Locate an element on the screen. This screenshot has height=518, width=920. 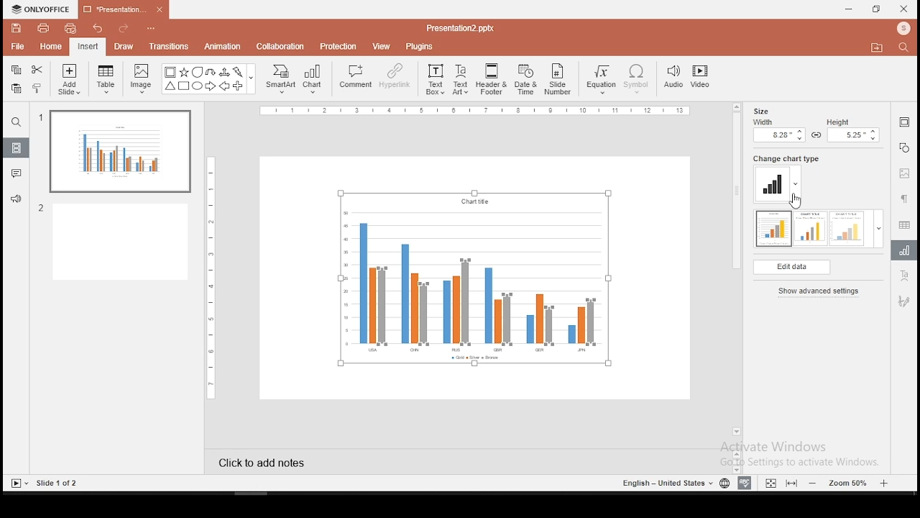
home is located at coordinates (52, 47).